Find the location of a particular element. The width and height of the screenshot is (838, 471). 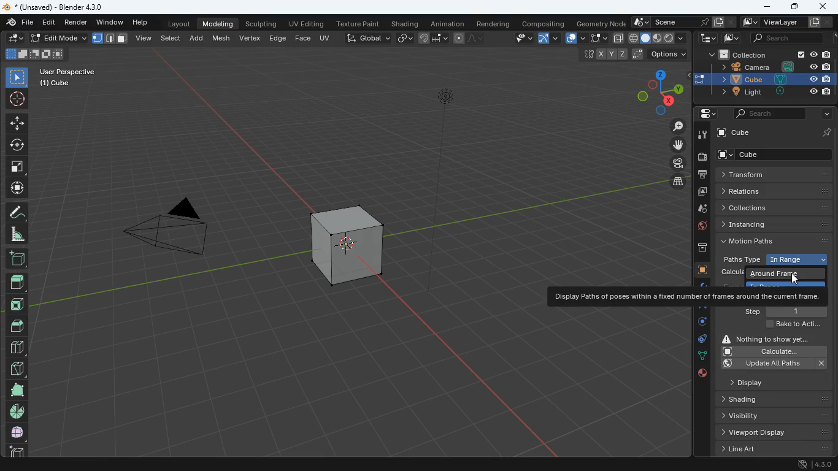

film is located at coordinates (675, 164).